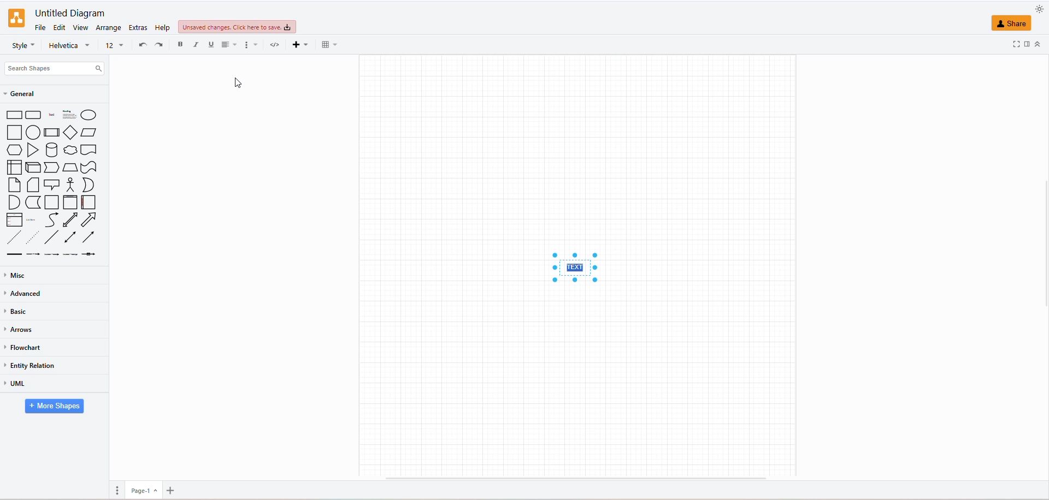 This screenshot has height=500, width=1049. I want to click on font size, so click(113, 44).